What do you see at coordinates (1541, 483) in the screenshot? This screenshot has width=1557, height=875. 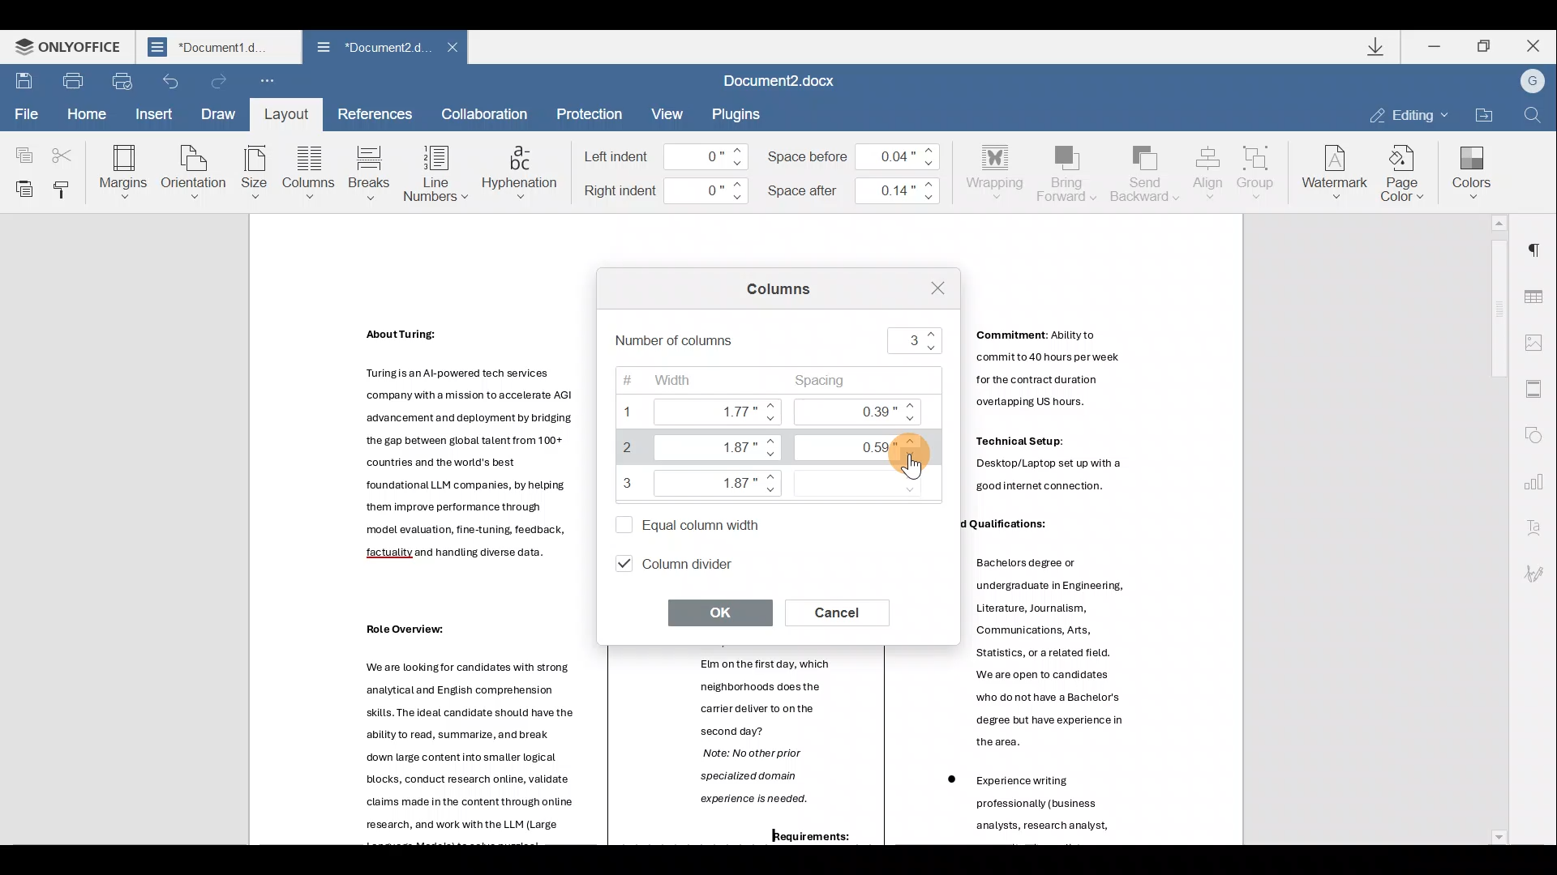 I see `Chart settings` at bounding box center [1541, 483].